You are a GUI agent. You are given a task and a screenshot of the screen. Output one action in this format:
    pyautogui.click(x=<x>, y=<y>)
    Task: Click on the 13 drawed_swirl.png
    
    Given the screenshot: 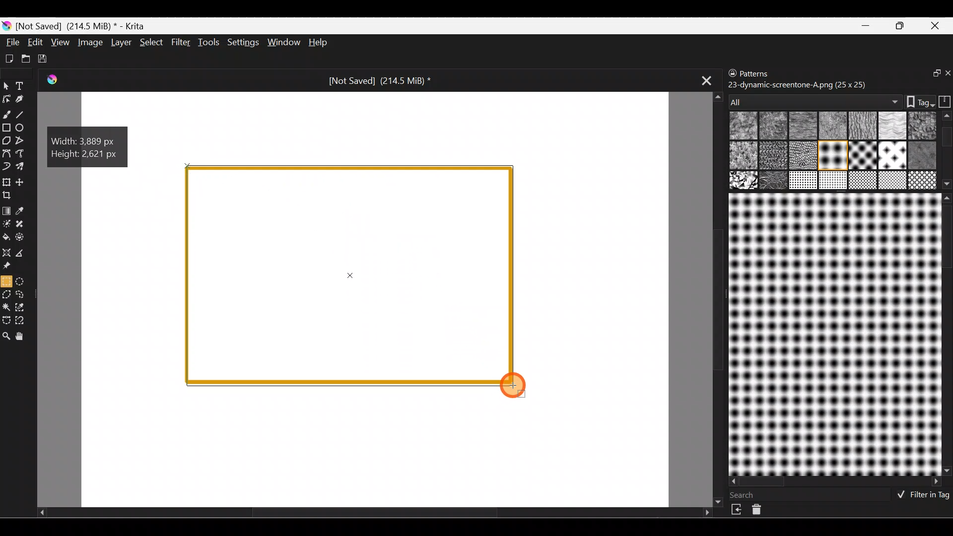 What is the action you would take?
    pyautogui.click(x=924, y=154)
    